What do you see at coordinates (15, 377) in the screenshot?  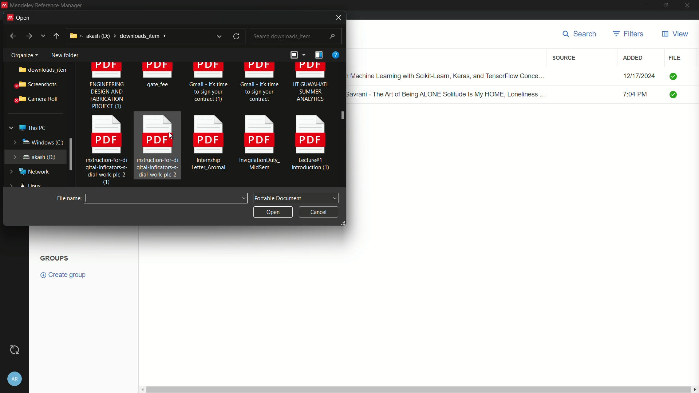 I see `account settings` at bounding box center [15, 377].